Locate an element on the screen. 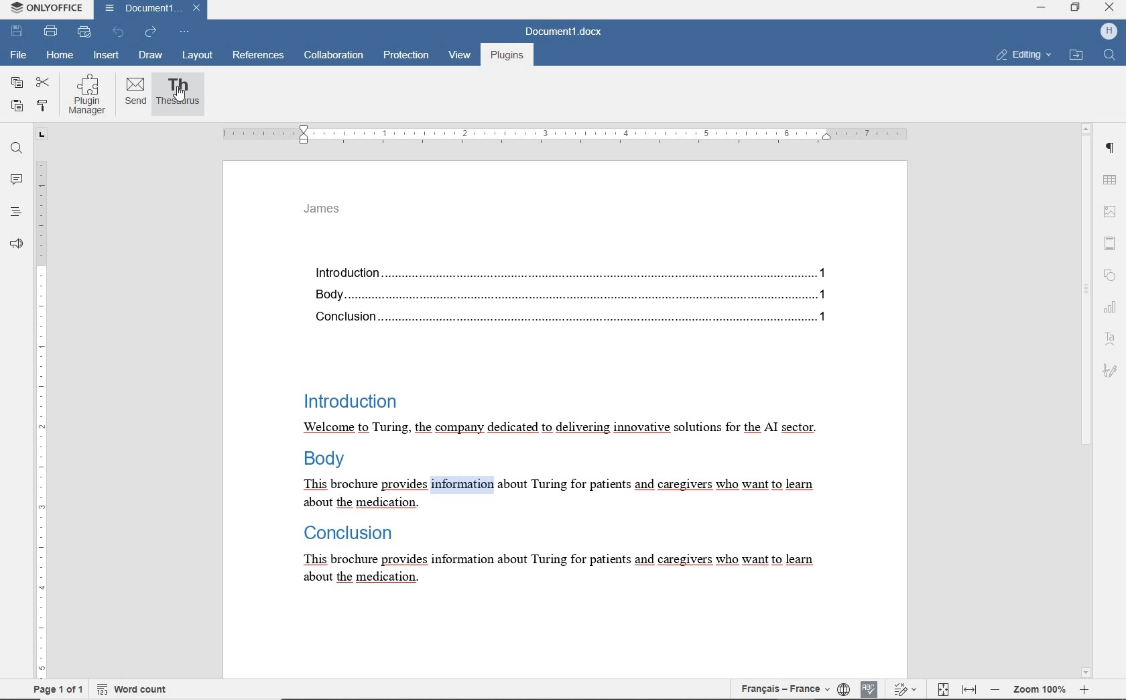 This screenshot has height=700, width=1126. This brochure provides information about Turing for patients and caregivers who want to learn
about the medication. is located at coordinates (556, 569).